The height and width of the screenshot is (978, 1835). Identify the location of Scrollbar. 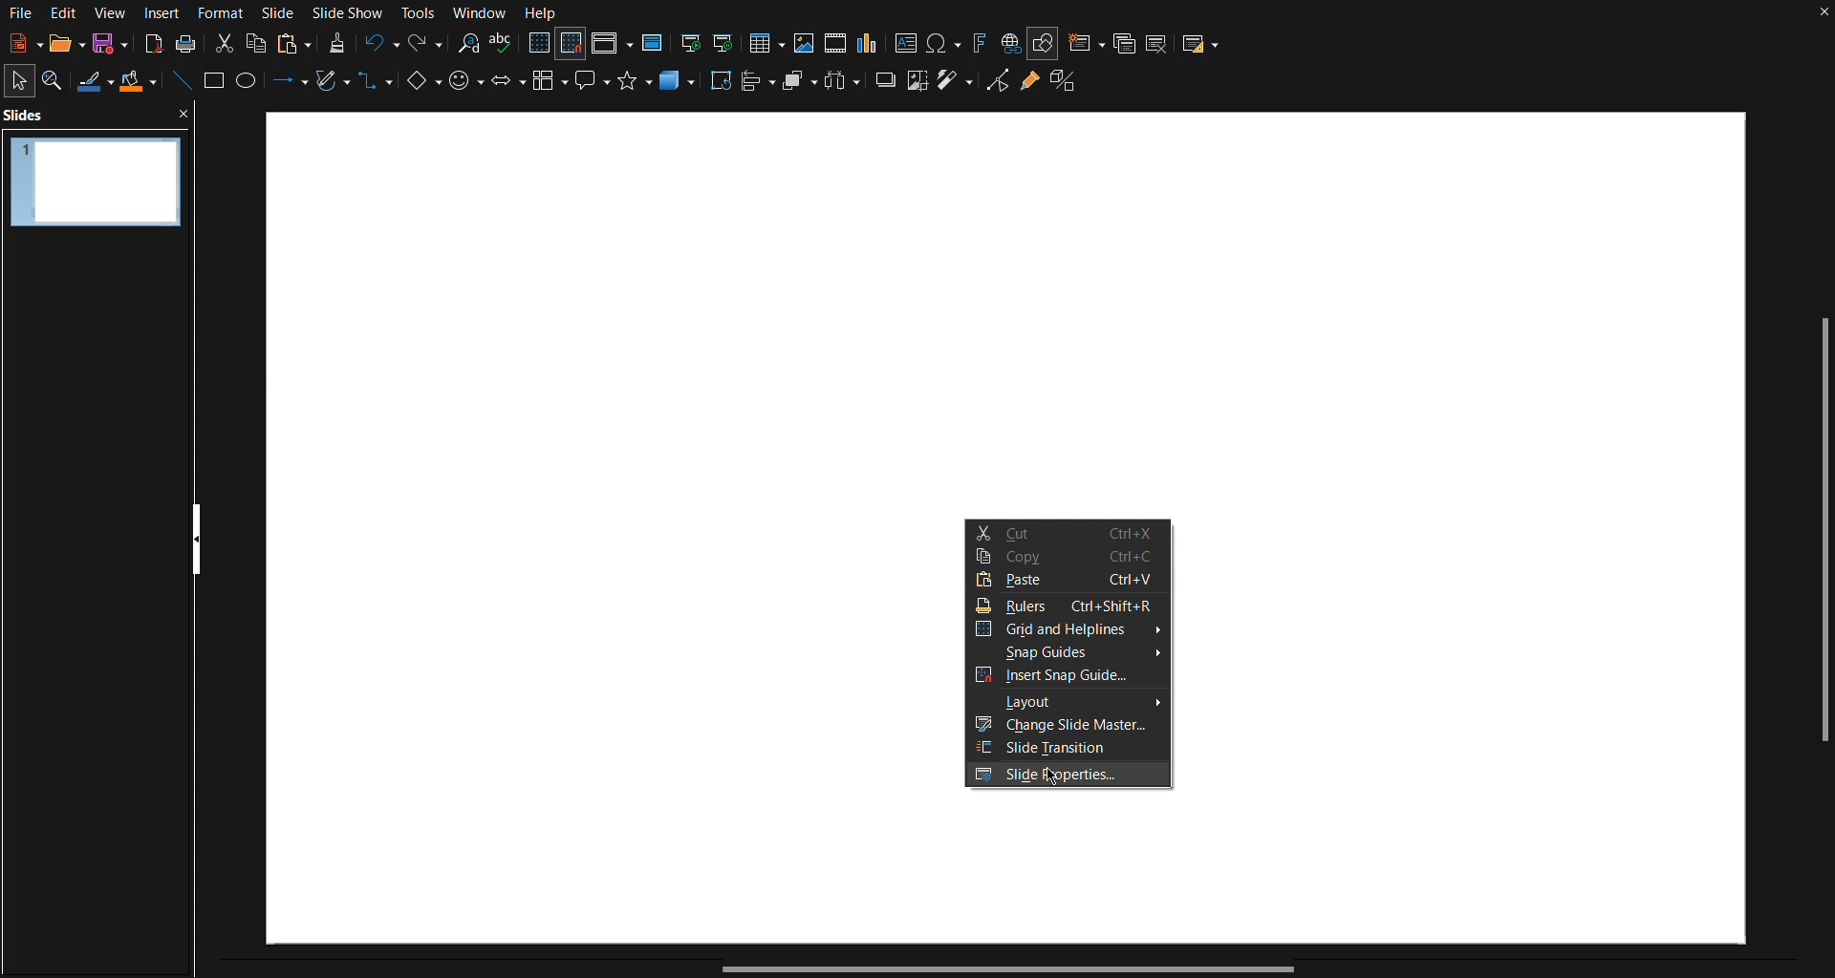
(1823, 536).